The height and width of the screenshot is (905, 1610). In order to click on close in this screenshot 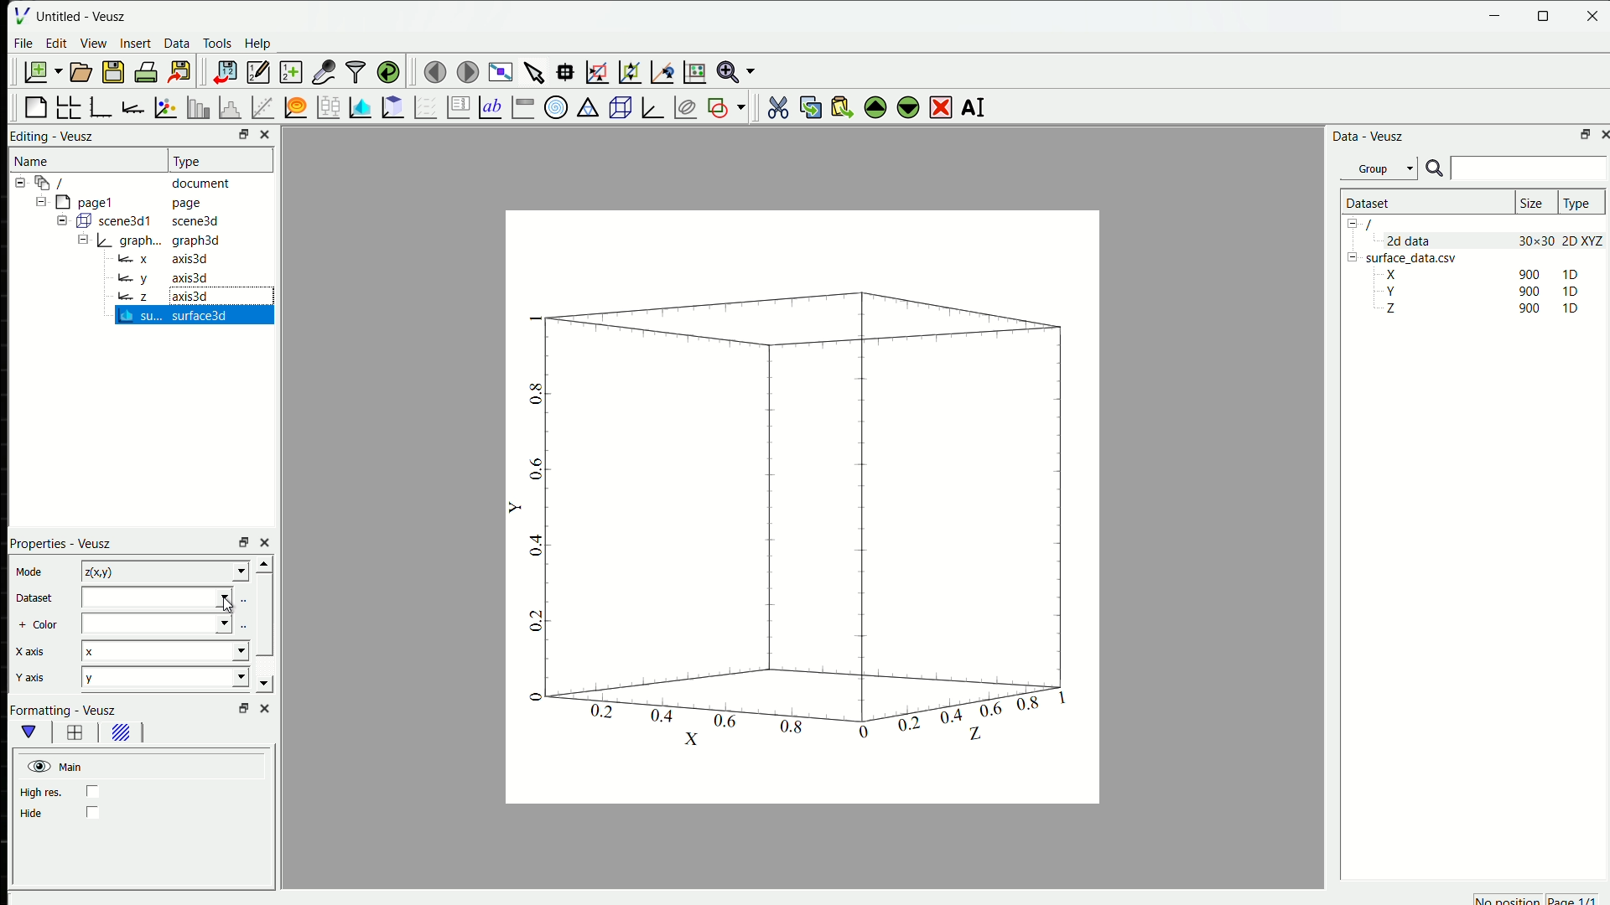, I will do `click(266, 708)`.